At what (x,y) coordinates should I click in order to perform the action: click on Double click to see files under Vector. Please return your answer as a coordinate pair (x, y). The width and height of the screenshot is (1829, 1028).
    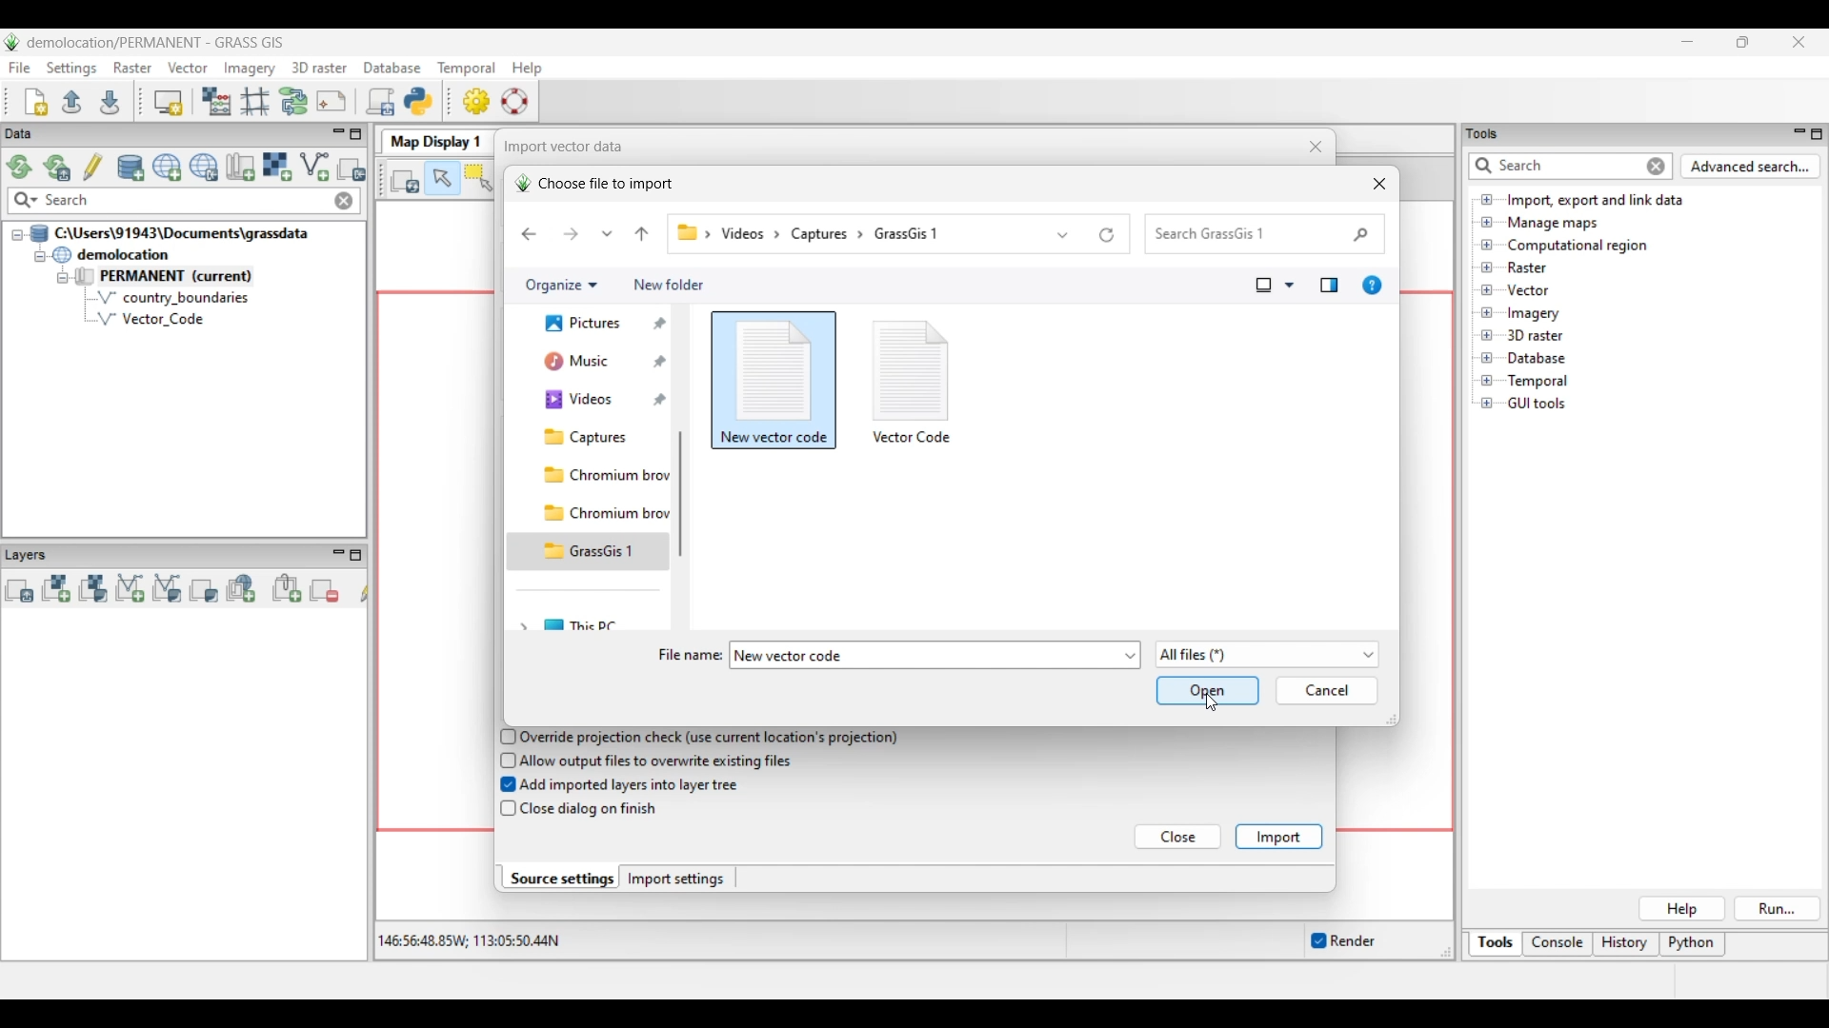
    Looking at the image, I should click on (1527, 290).